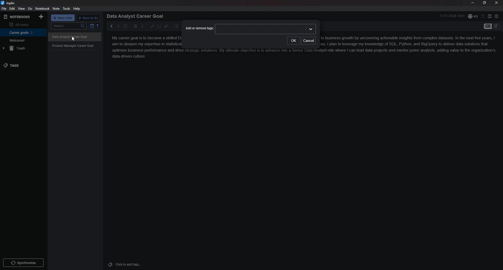 Image resolution: width=503 pixels, height=270 pixels. Describe the element at coordinates (487, 27) in the screenshot. I see `toggle editor` at that location.